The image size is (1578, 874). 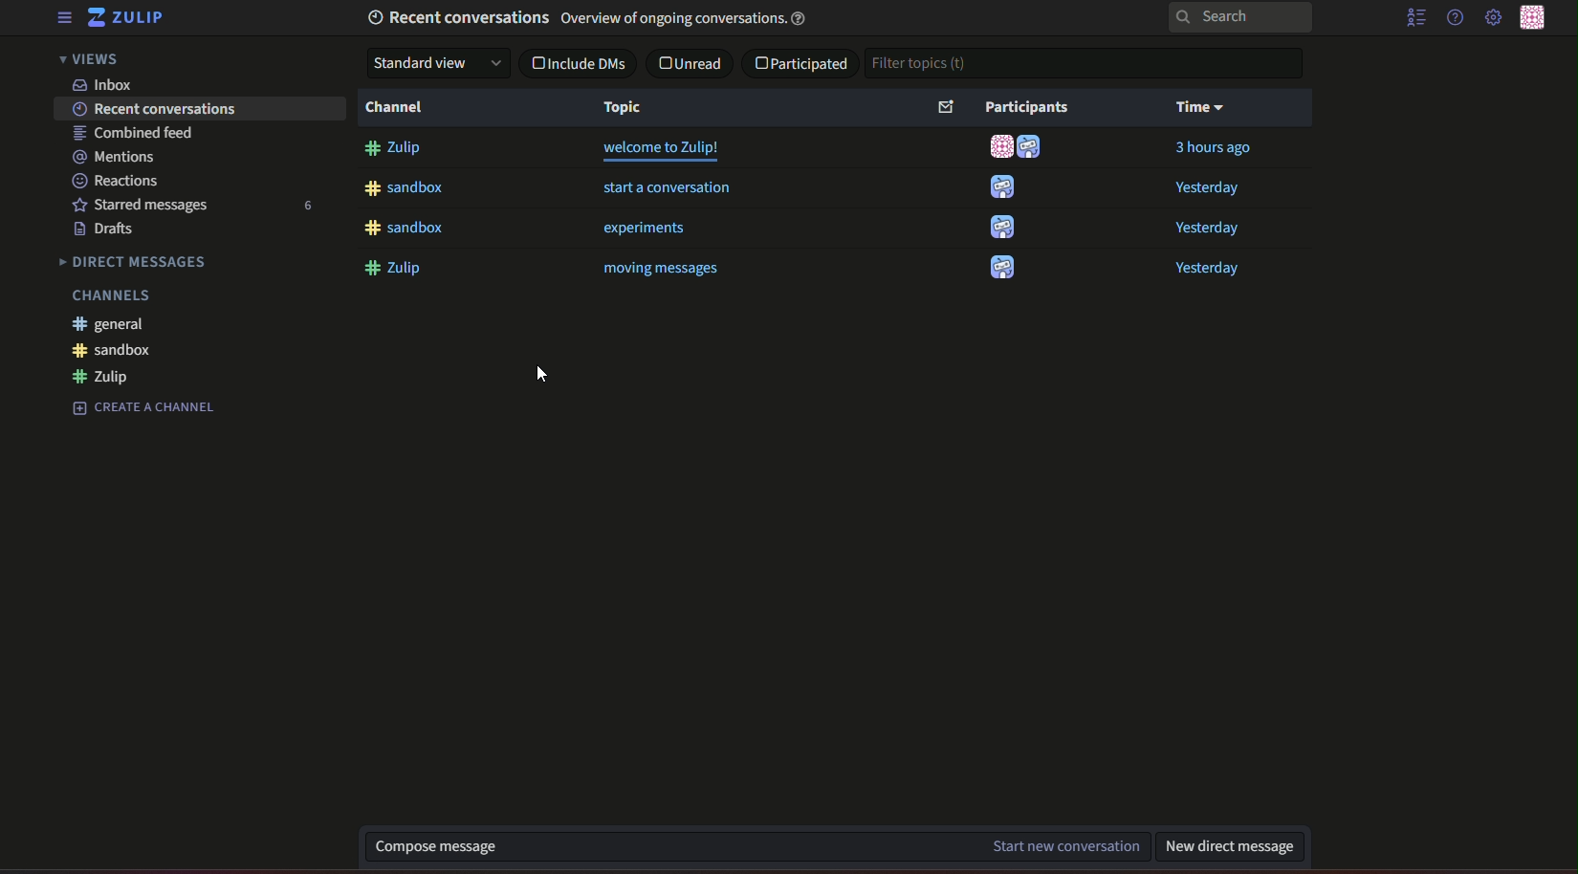 I want to click on compose message, so click(x=428, y=842).